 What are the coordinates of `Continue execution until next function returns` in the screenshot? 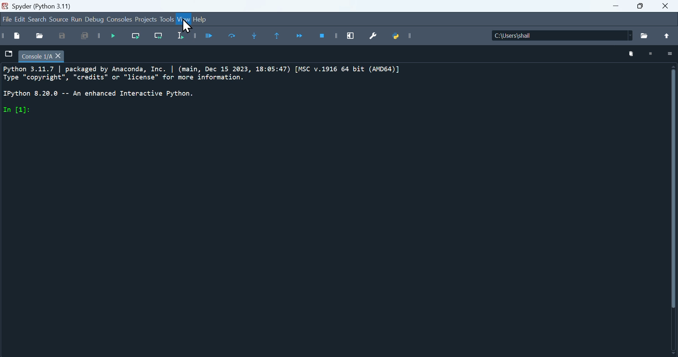 It's located at (303, 37).